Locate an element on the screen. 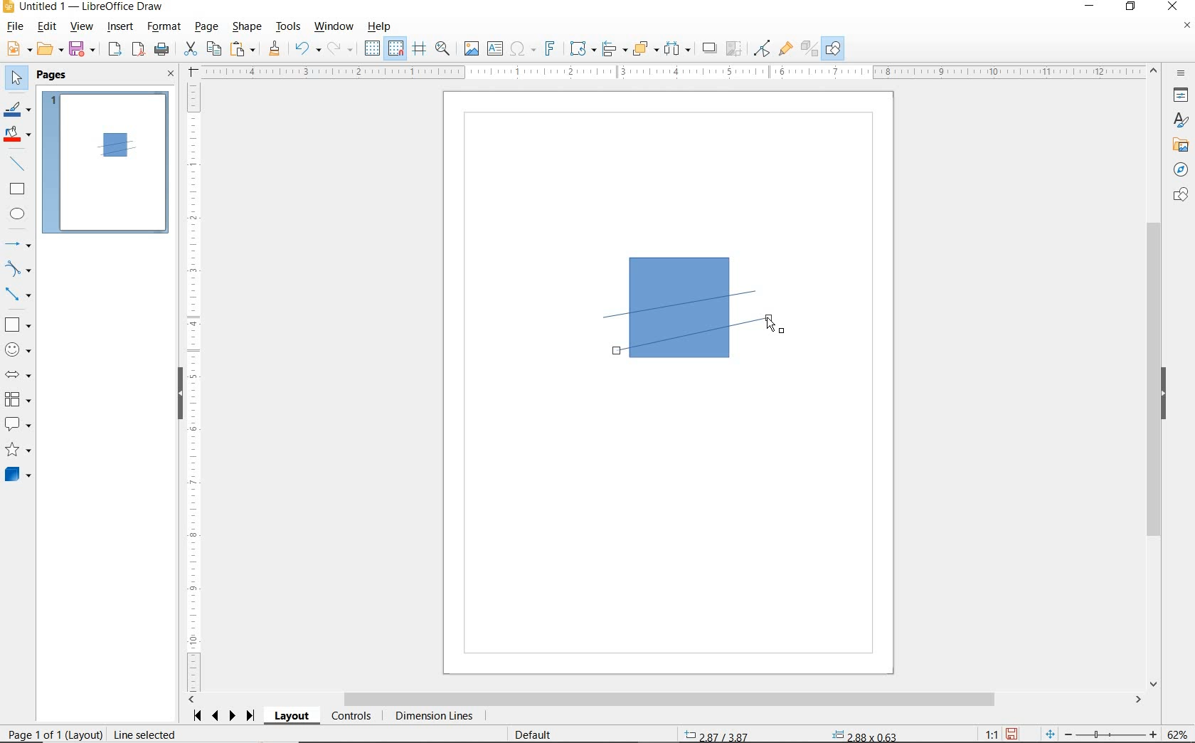 The width and height of the screenshot is (1195, 743). SHOW DRAW FUNCTIONS is located at coordinates (834, 49).